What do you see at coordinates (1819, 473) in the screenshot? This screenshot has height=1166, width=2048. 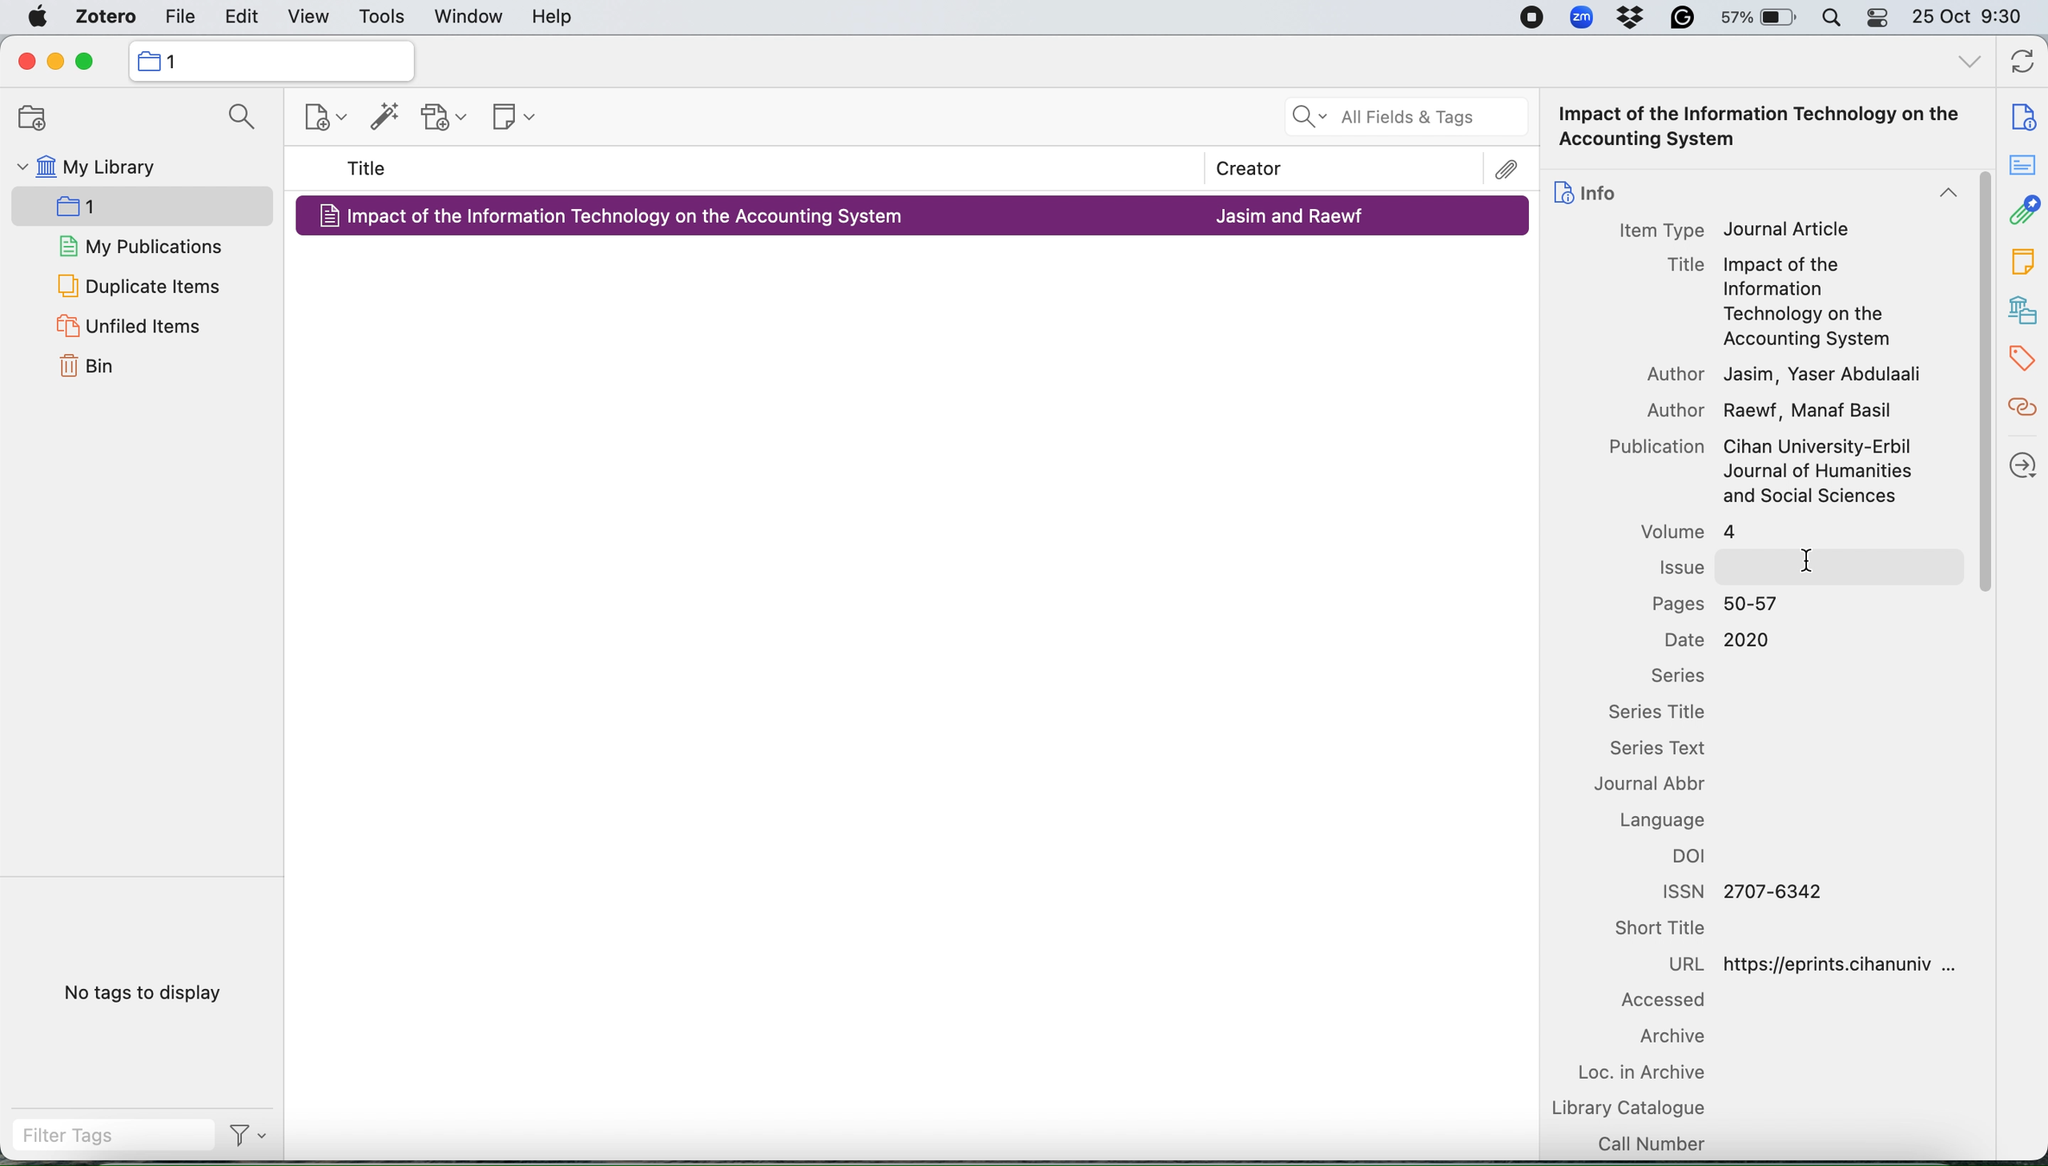 I see `Cihan University-Erbil Journal of Humanities and Social Sciences` at bounding box center [1819, 473].